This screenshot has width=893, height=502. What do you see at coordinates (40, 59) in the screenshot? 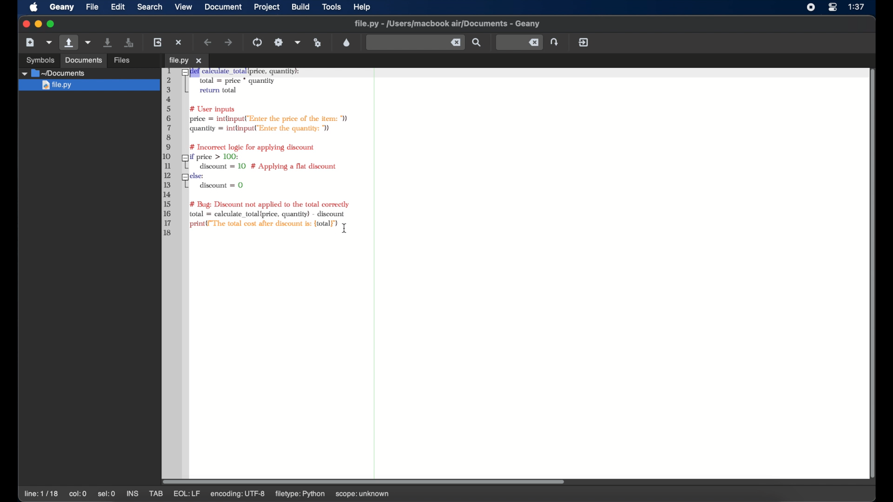
I see `symbols` at bounding box center [40, 59].